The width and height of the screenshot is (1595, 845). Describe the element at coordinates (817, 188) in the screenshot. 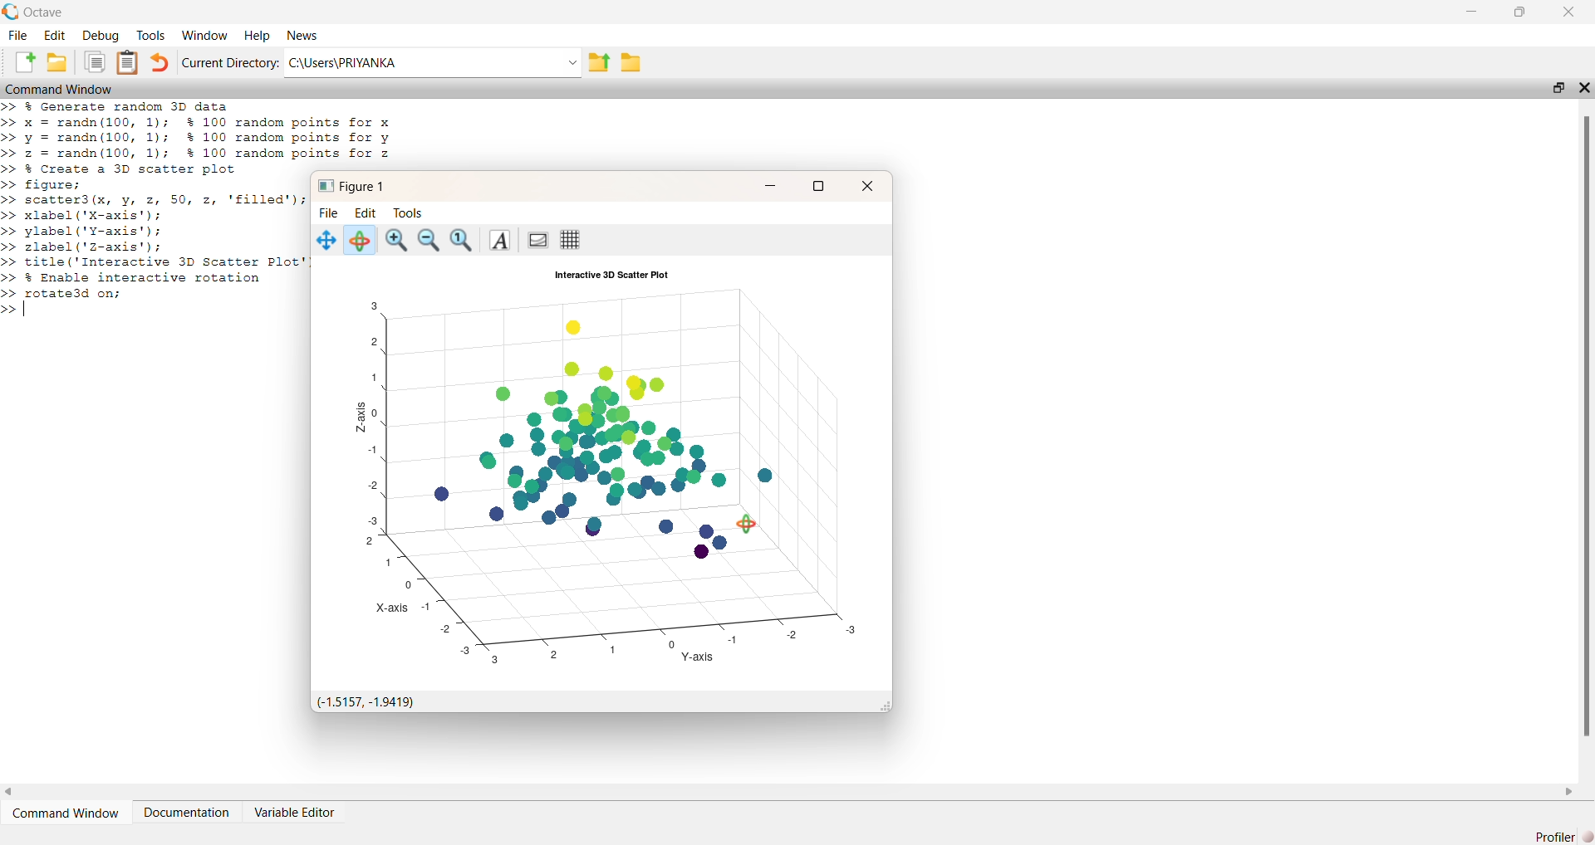

I see `resize` at that location.